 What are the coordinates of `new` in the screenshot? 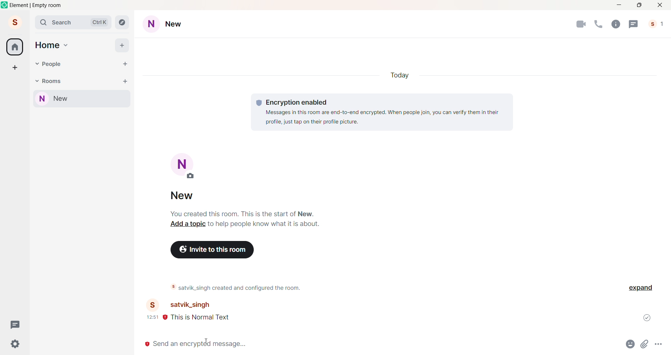 It's located at (186, 197).